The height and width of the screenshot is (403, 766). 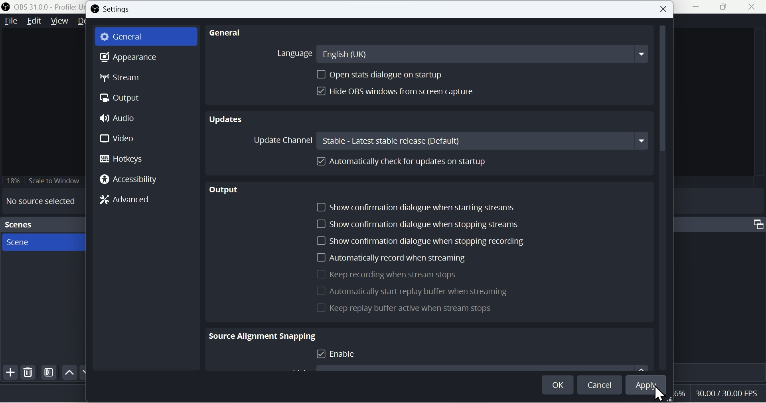 What do you see at coordinates (726, 7) in the screenshot?
I see `Window Expand` at bounding box center [726, 7].